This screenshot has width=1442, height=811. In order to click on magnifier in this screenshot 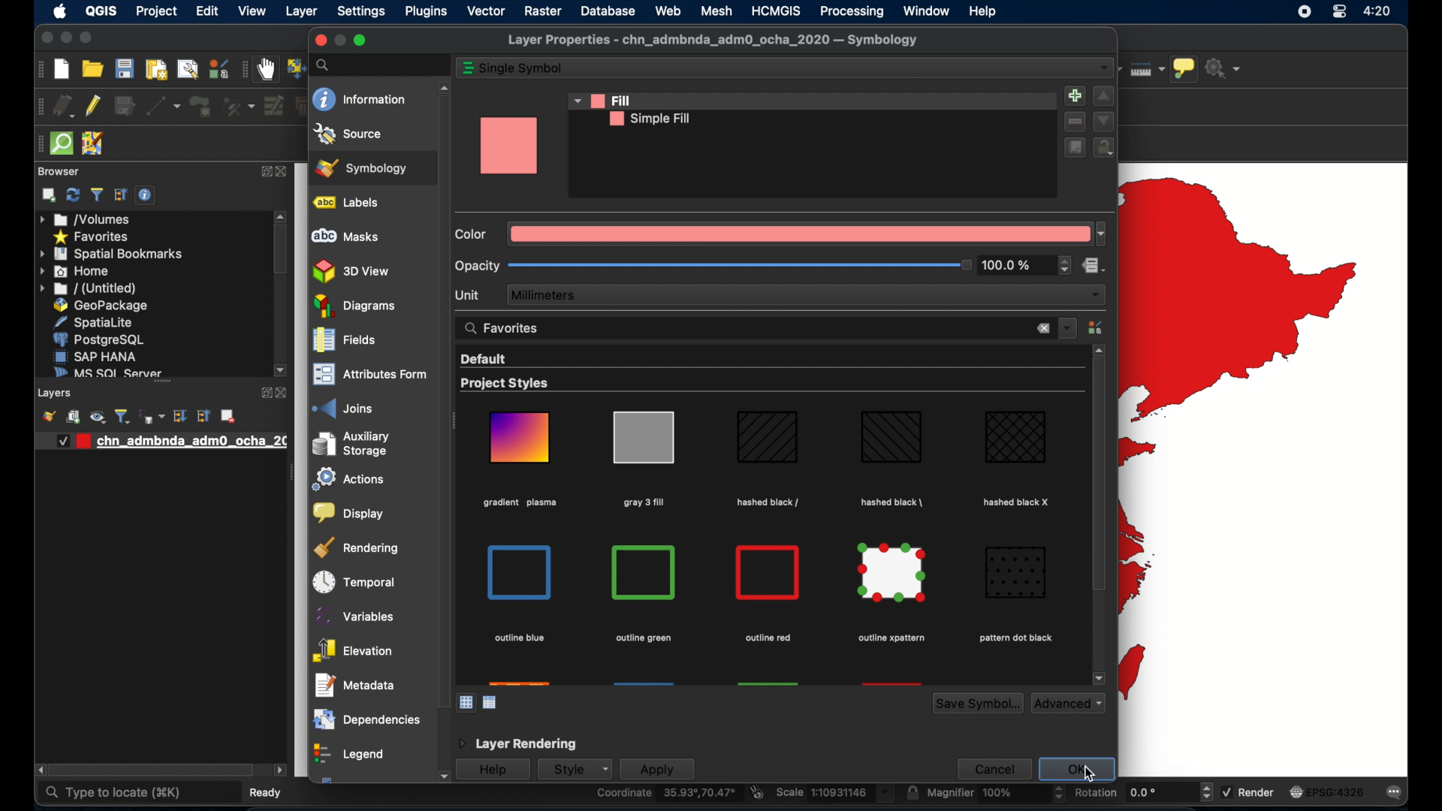, I will do `click(987, 794)`.